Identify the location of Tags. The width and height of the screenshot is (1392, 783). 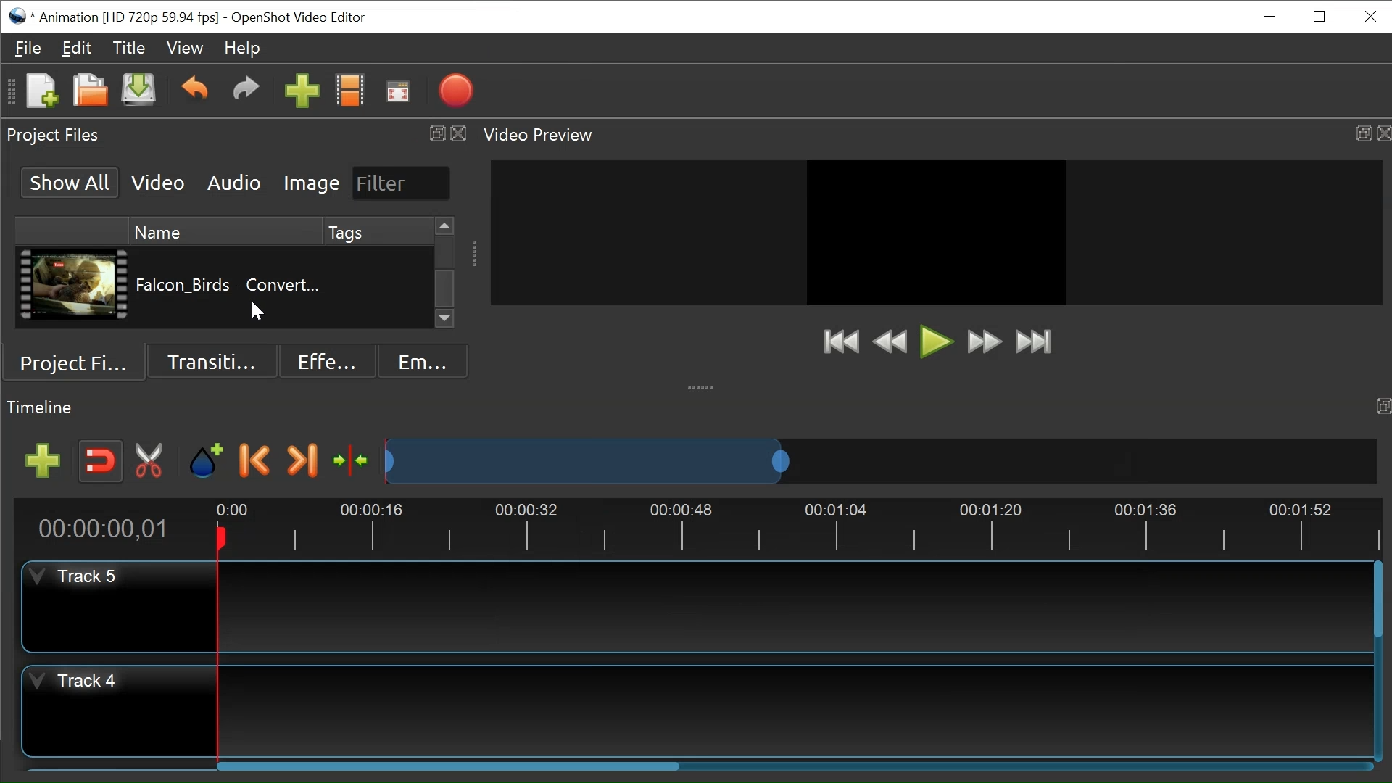
(378, 231).